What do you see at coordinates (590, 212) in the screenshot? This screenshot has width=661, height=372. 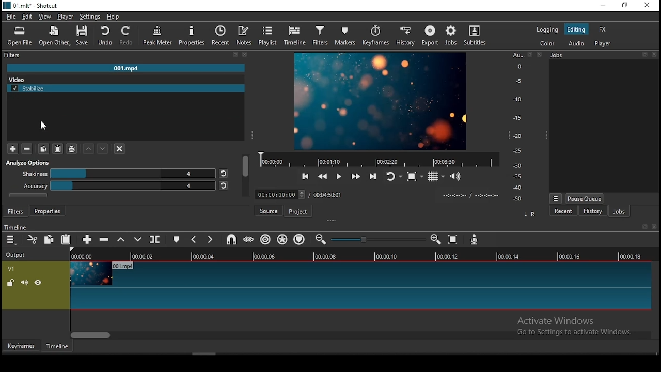 I see `history` at bounding box center [590, 212].